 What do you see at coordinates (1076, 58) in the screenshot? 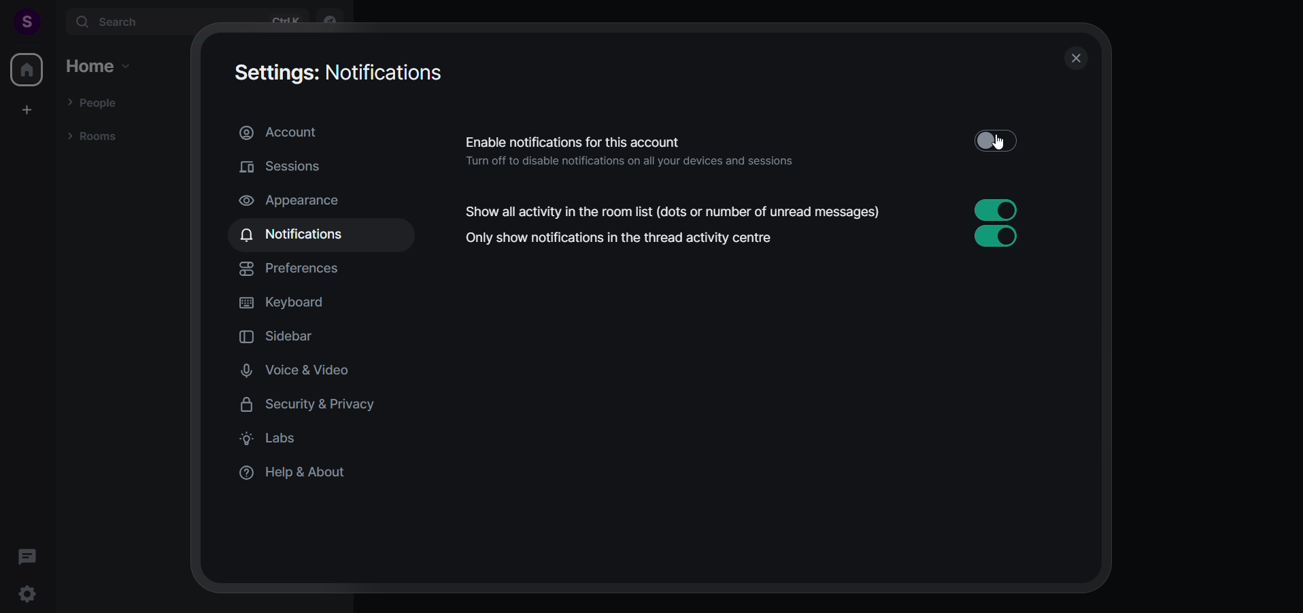
I see `Close` at bounding box center [1076, 58].